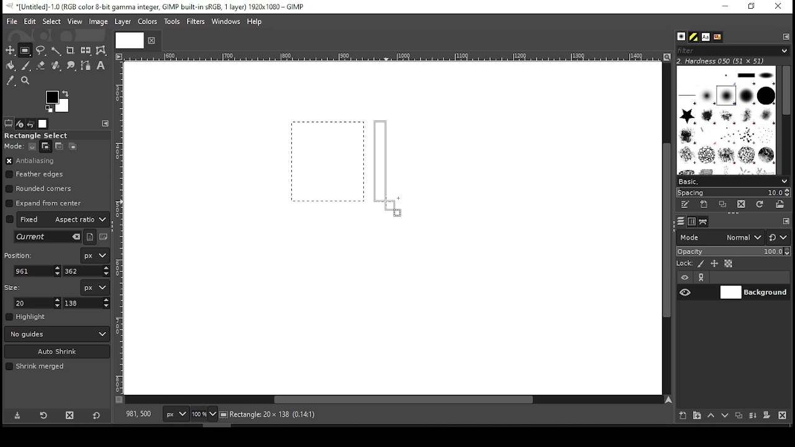 The width and height of the screenshot is (795, 447). Describe the element at coordinates (150, 40) in the screenshot. I see `close` at that location.